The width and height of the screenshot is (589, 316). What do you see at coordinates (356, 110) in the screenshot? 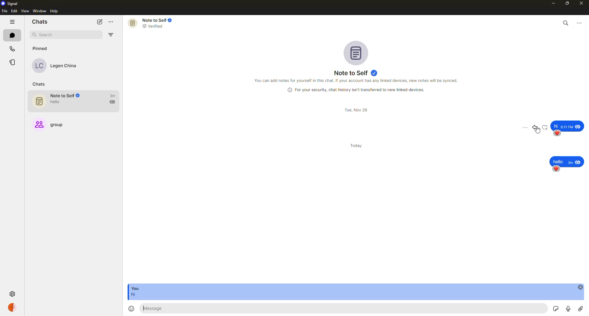
I see `day` at bounding box center [356, 110].